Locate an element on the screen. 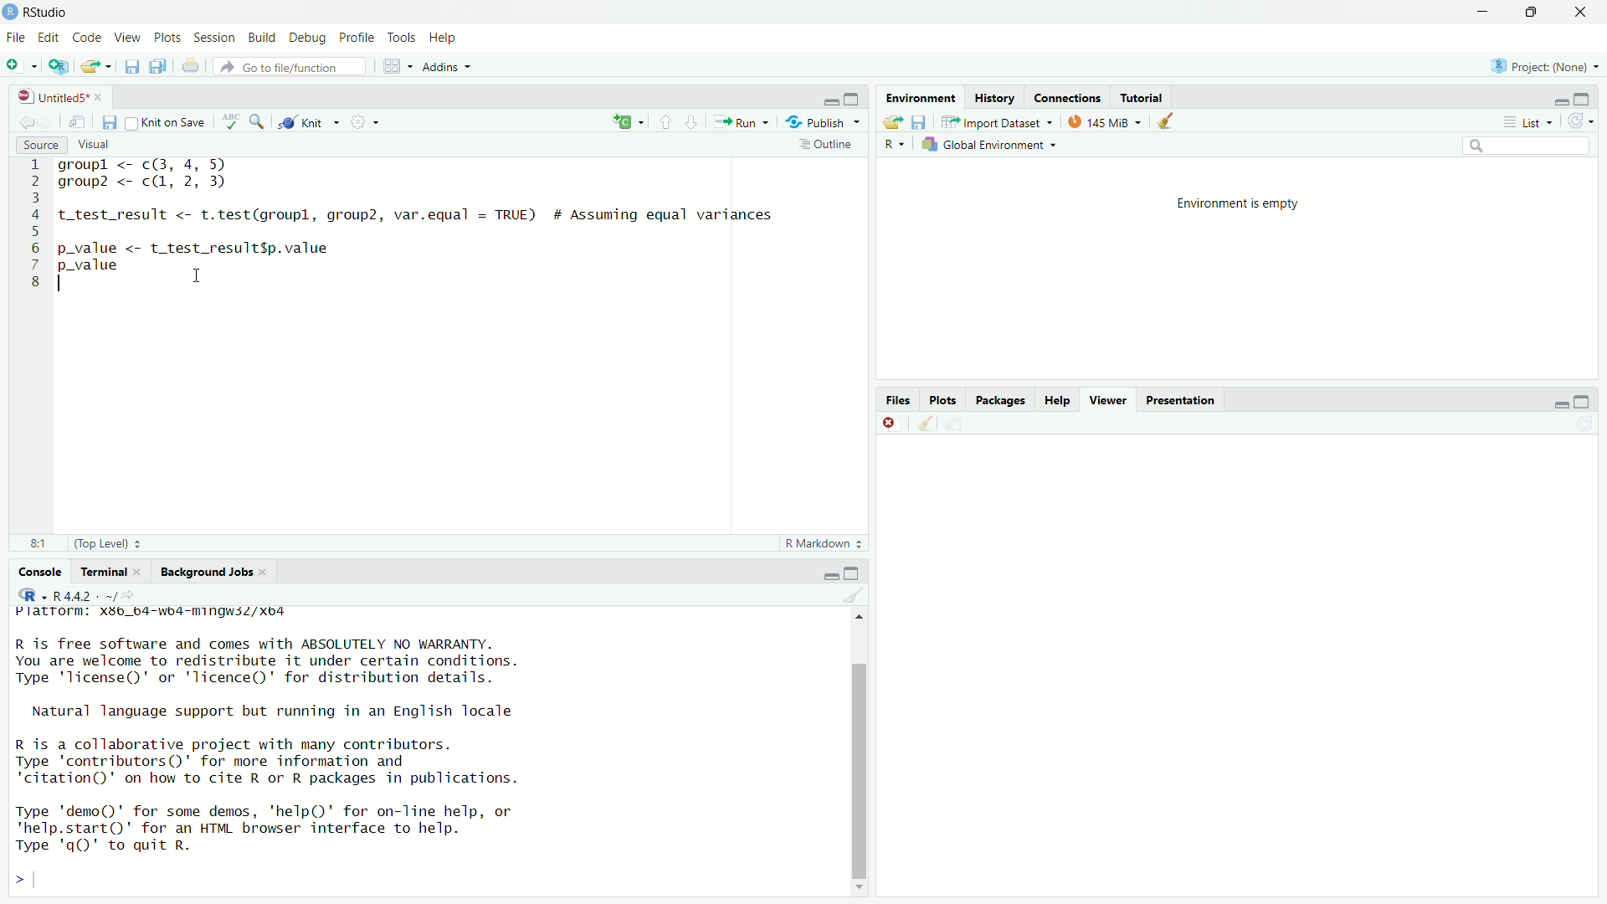 This screenshot has height=904, width=1607. save is located at coordinates (111, 122).